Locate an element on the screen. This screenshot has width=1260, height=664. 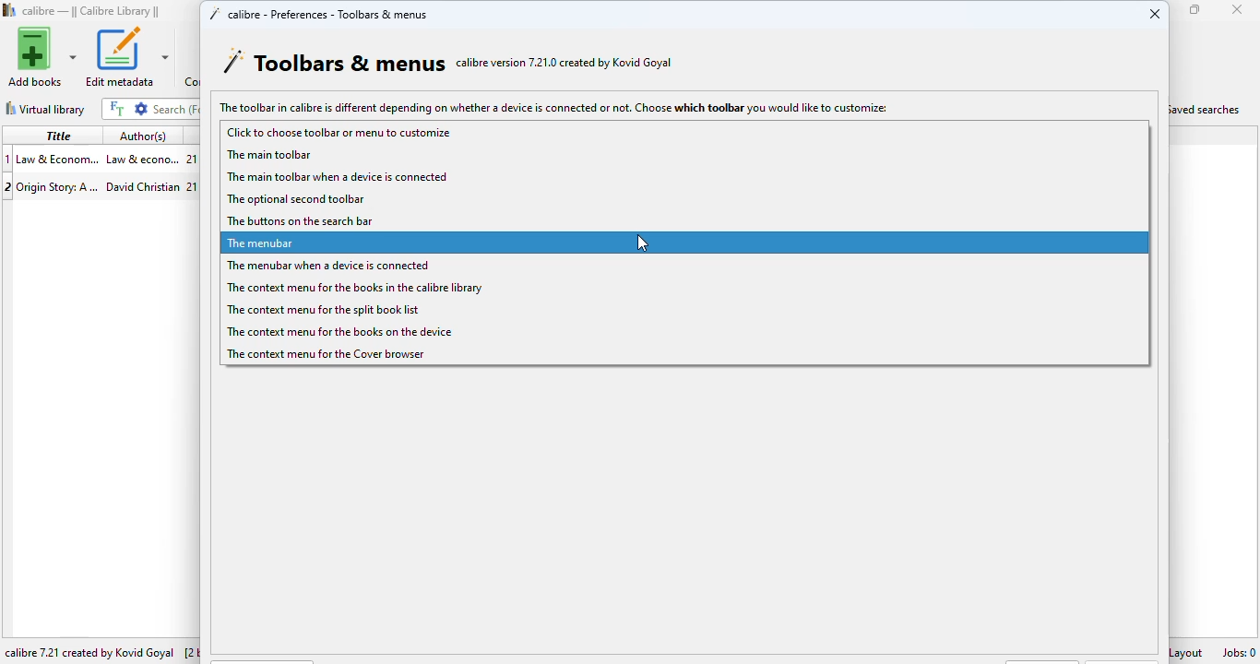
the context menu for the books on the device is located at coordinates (339, 332).